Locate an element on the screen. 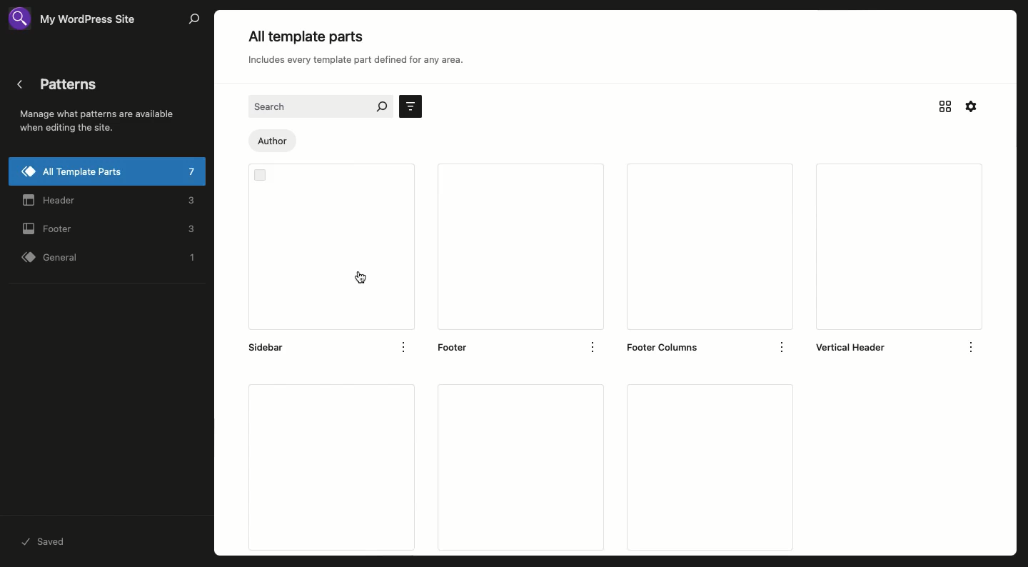 This screenshot has height=567, width=1028. Patterns is located at coordinates (98, 121).